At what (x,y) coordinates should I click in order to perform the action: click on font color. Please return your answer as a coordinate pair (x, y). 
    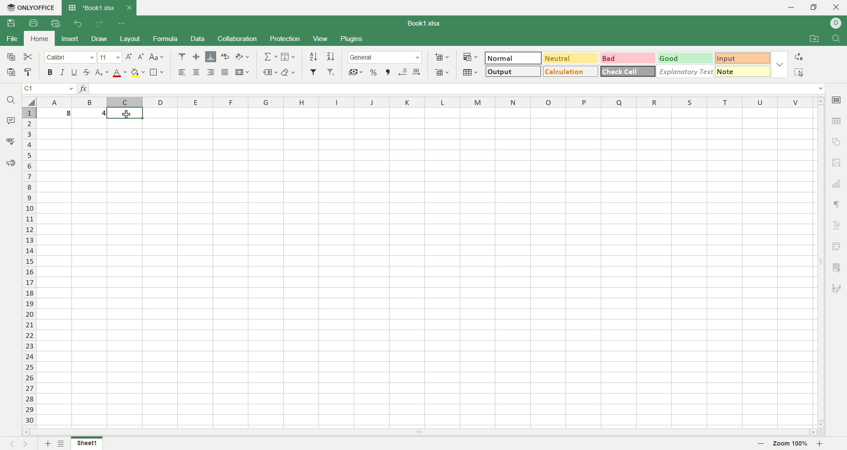
    Looking at the image, I should click on (120, 74).